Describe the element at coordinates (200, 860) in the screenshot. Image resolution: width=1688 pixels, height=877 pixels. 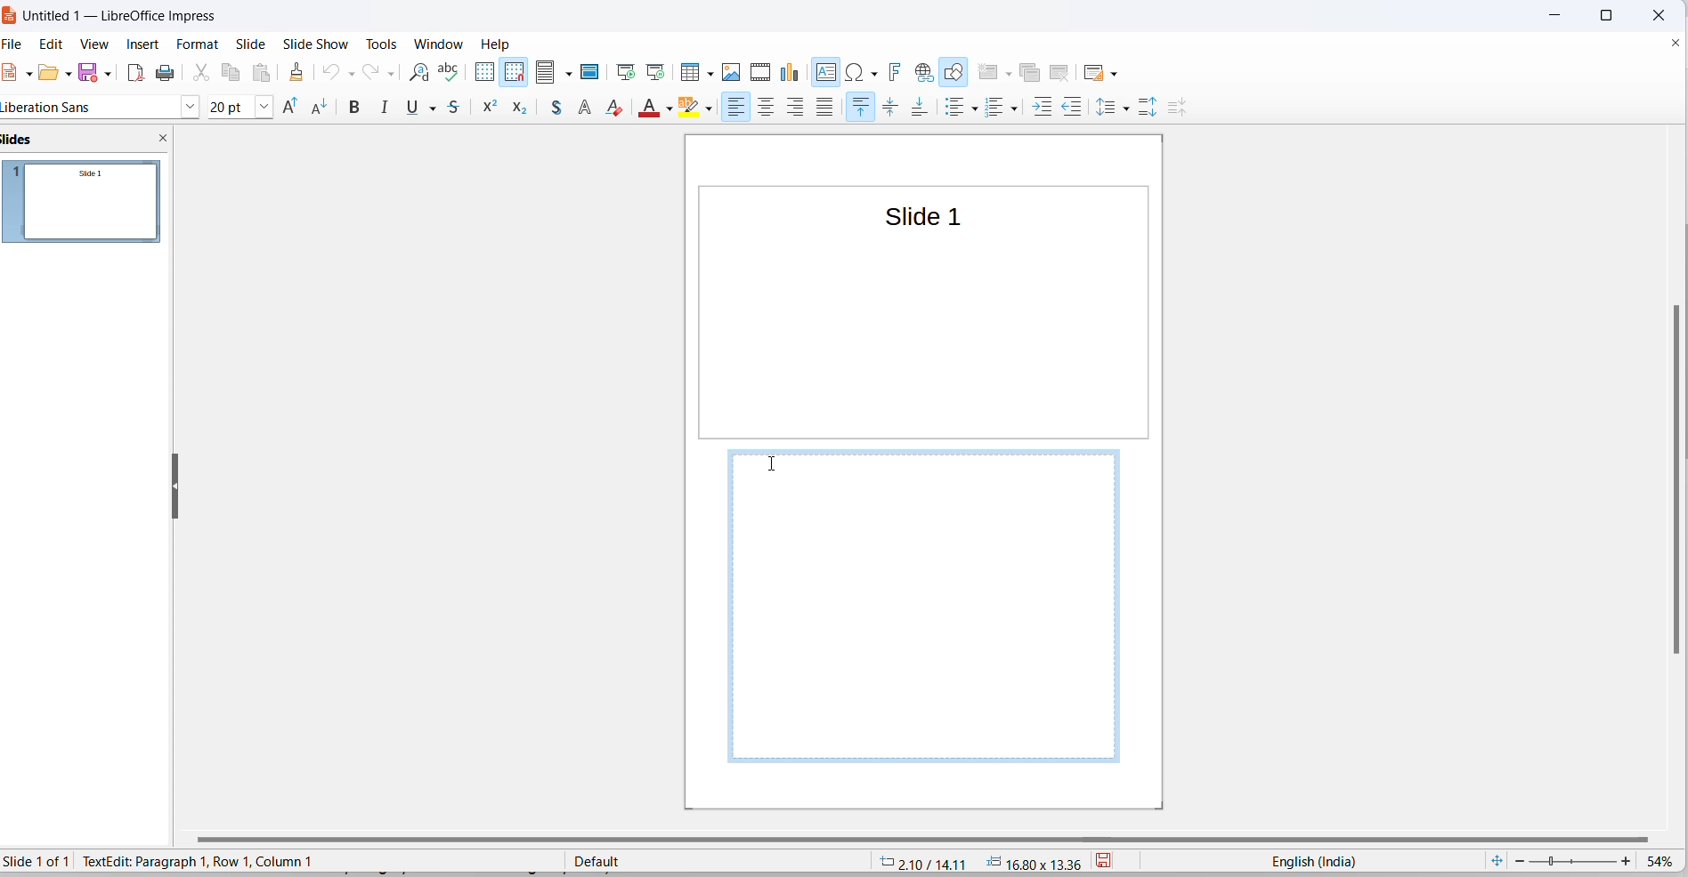
I see `text typing heading` at that location.